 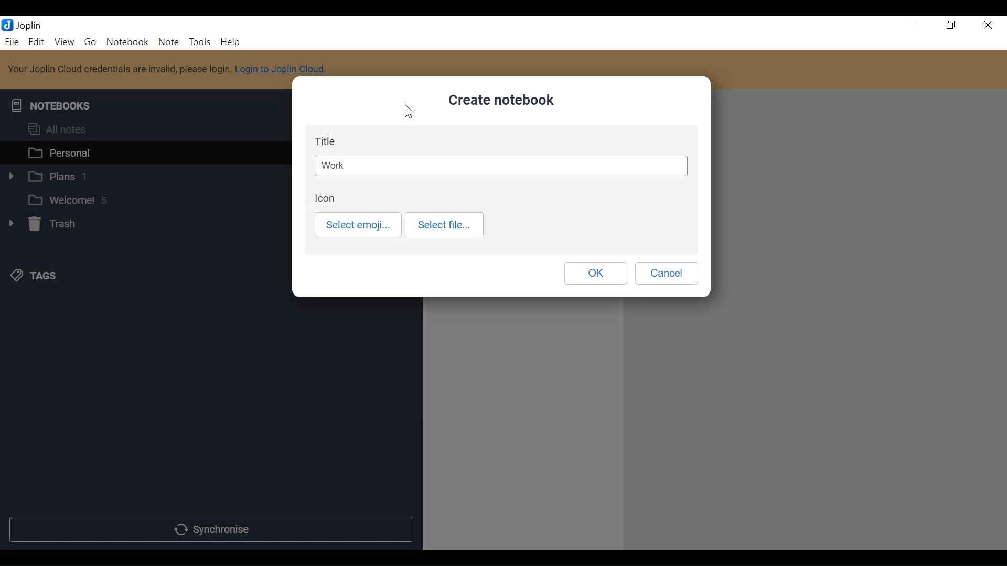 I want to click on Notebook, so click(x=130, y=41).